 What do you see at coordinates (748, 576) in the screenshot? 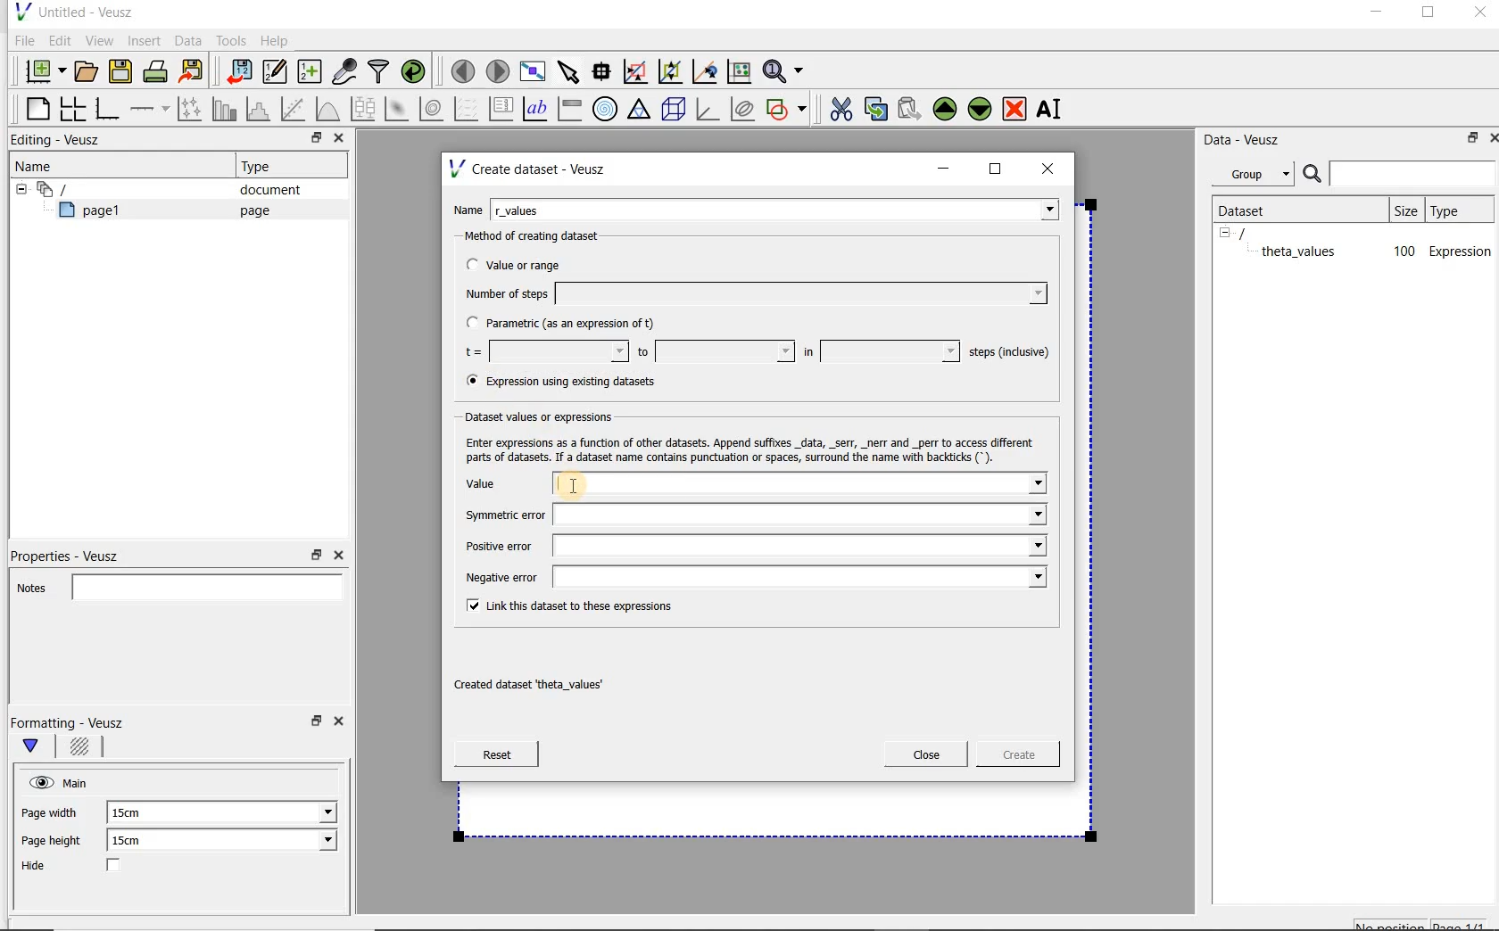
I see `Negative error ` at bounding box center [748, 576].